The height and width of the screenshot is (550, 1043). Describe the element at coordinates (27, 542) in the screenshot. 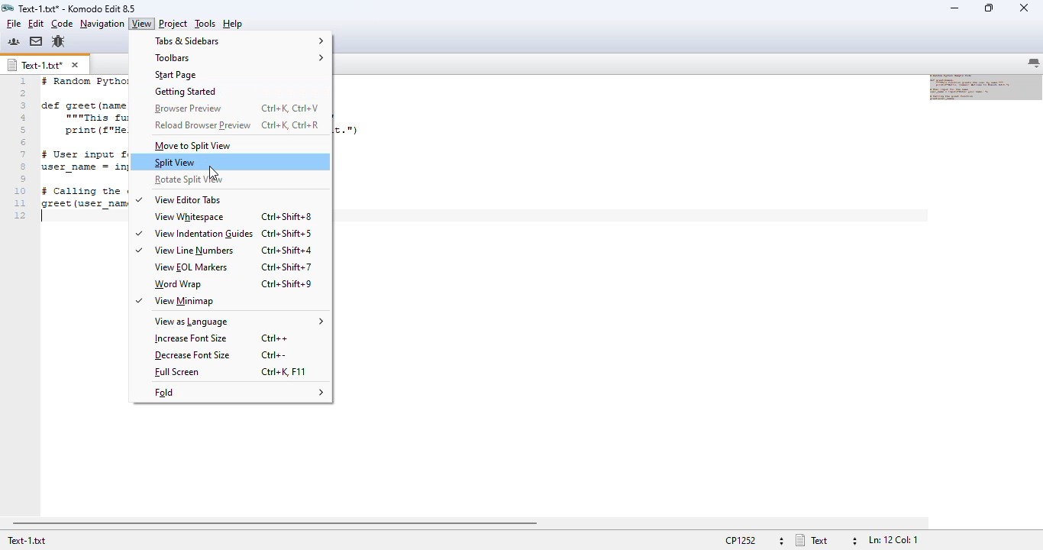

I see `text-1` at that location.